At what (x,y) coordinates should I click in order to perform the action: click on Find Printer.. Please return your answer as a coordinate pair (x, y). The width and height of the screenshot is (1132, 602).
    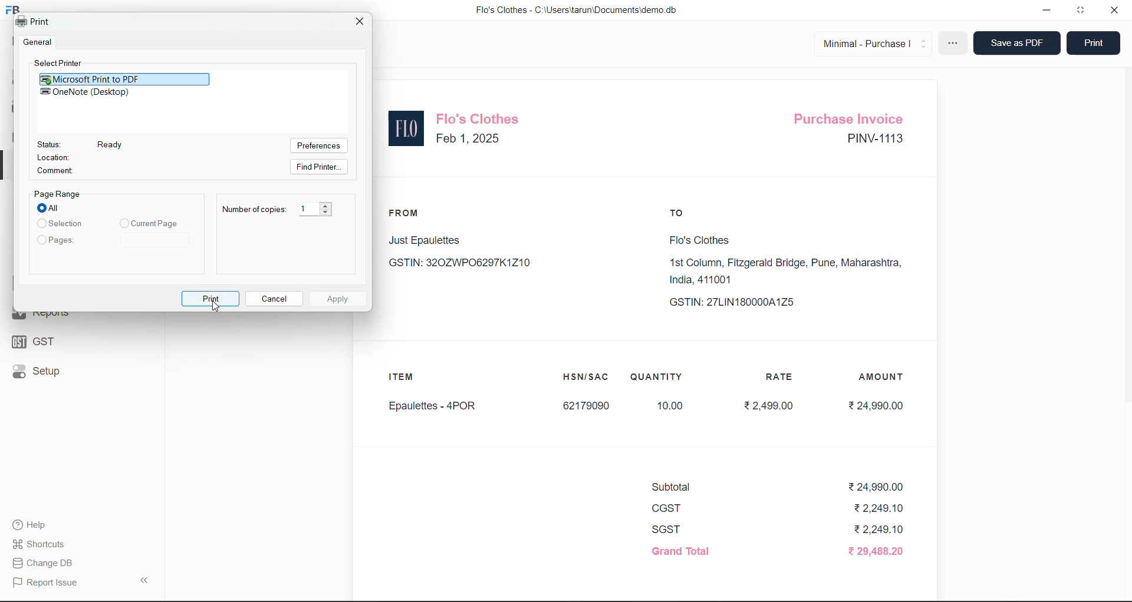
    Looking at the image, I should click on (317, 168).